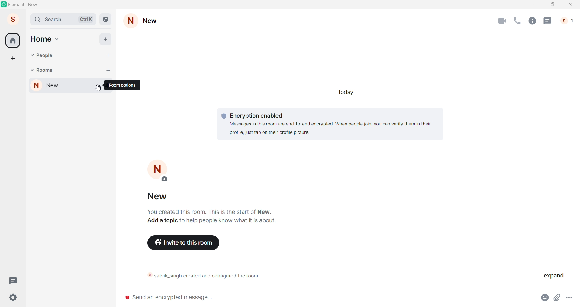 Image resolution: width=580 pixels, height=307 pixels. Describe the element at coordinates (47, 70) in the screenshot. I see `Rooms` at that location.